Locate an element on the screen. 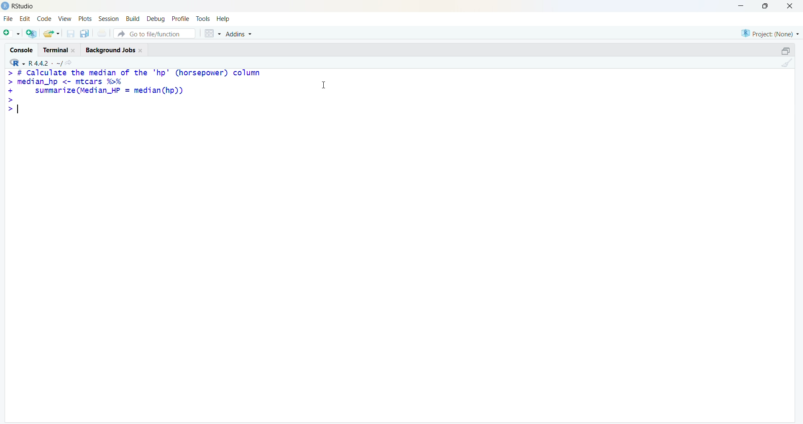 The width and height of the screenshot is (803, 424). plots is located at coordinates (85, 19).